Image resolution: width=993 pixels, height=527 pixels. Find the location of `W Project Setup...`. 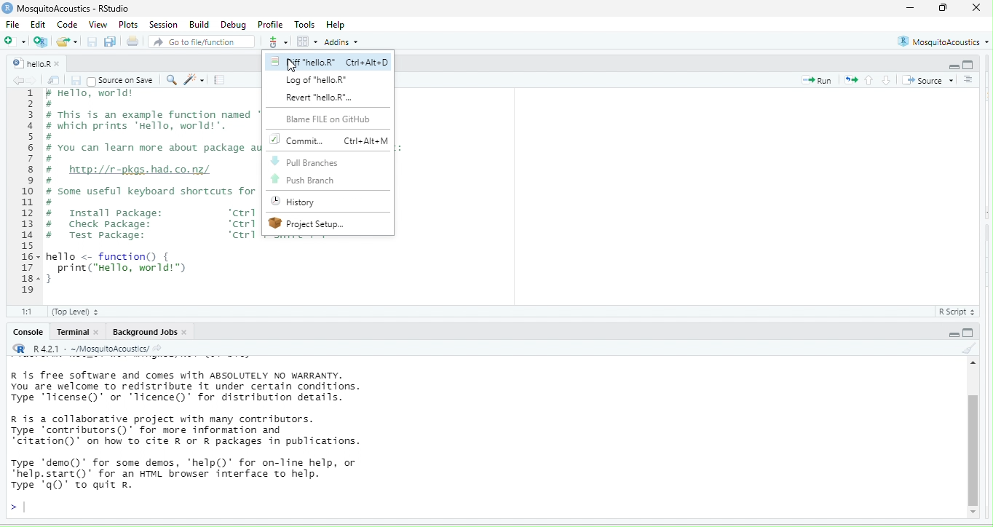

W Project Setup... is located at coordinates (312, 224).